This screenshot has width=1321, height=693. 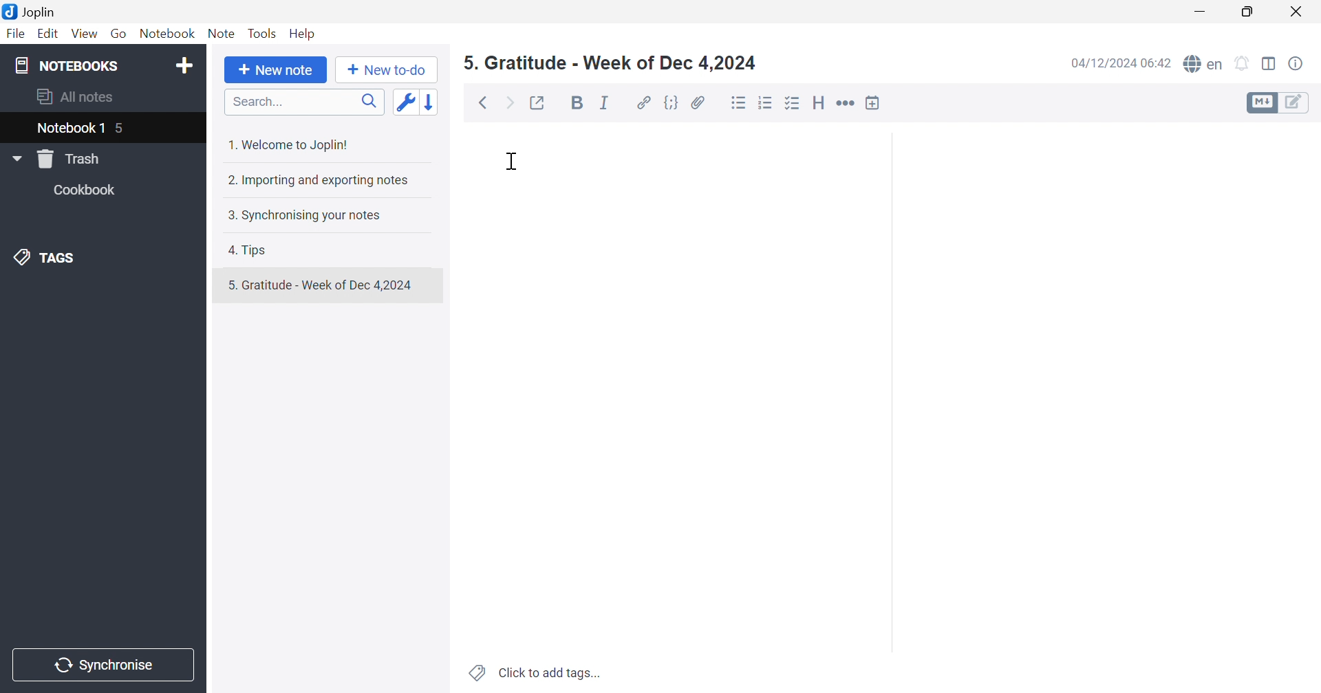 What do you see at coordinates (185, 65) in the screenshot?
I see `Add notebook` at bounding box center [185, 65].